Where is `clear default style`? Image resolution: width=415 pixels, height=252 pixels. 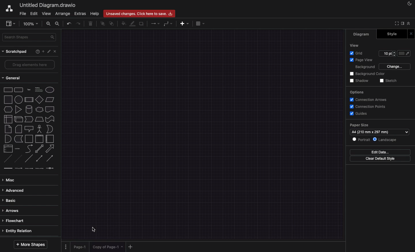
clear default style is located at coordinates (380, 159).